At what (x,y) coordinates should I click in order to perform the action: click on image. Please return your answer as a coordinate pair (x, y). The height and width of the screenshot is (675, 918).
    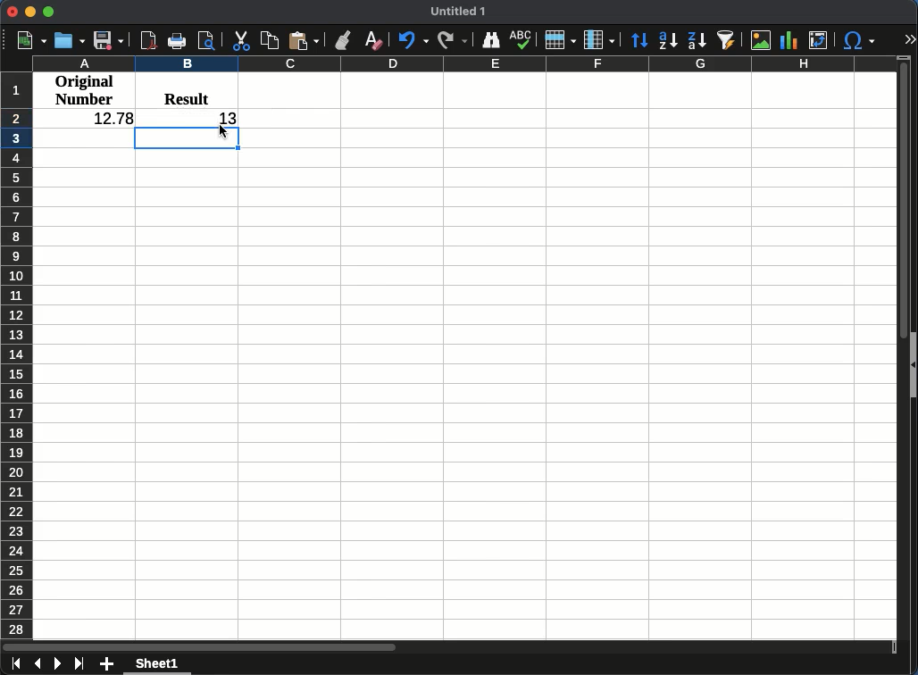
    Looking at the image, I should click on (761, 42).